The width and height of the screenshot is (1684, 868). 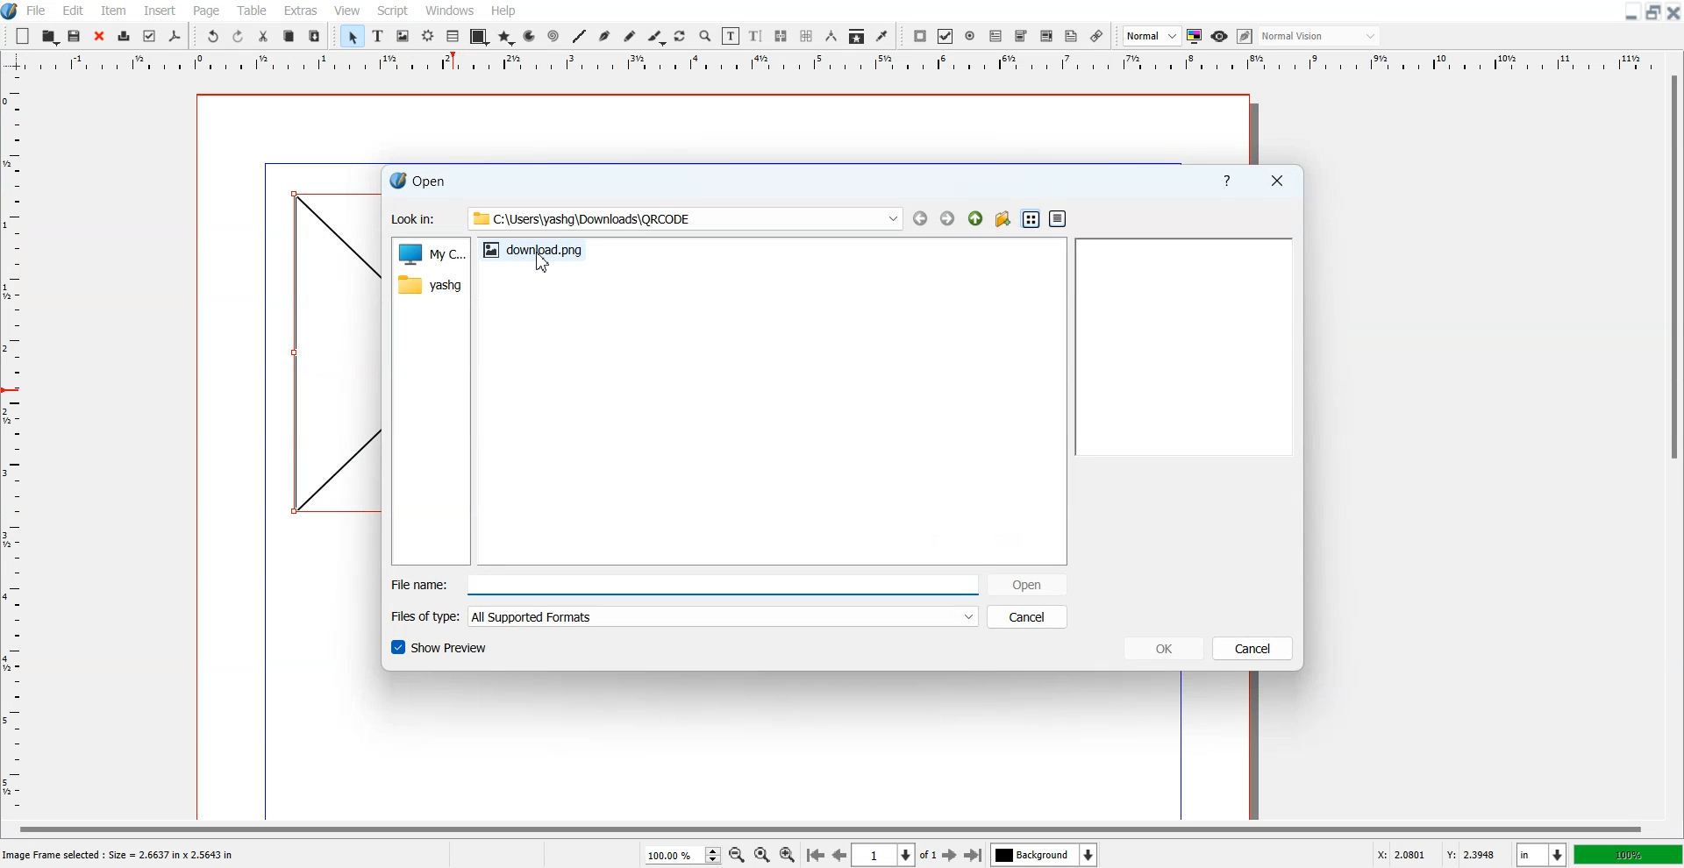 I want to click on Vertical Scroll Bar, so click(x=1672, y=444).